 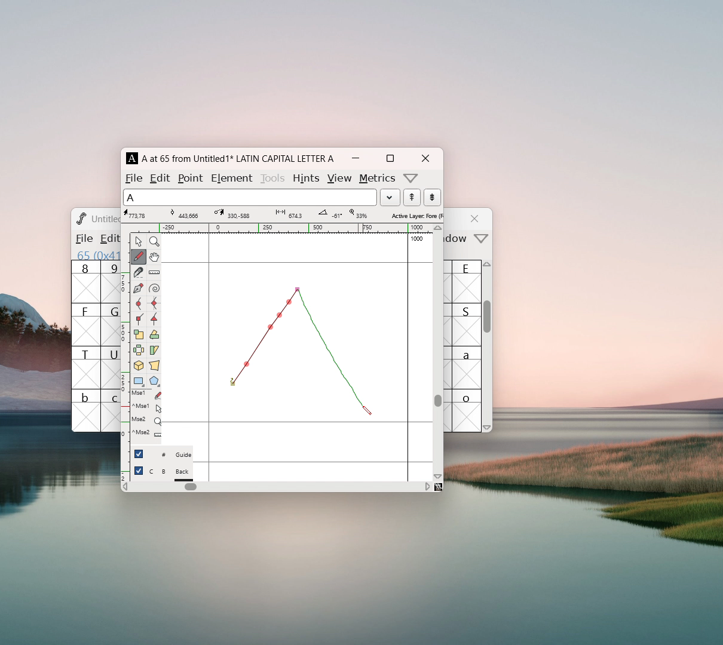 What do you see at coordinates (170, 455) in the screenshot?
I see `# Guide` at bounding box center [170, 455].